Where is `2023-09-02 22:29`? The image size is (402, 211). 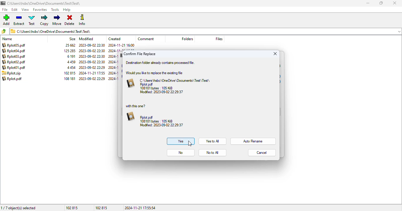
2023-09-02 22:29 is located at coordinates (92, 79).